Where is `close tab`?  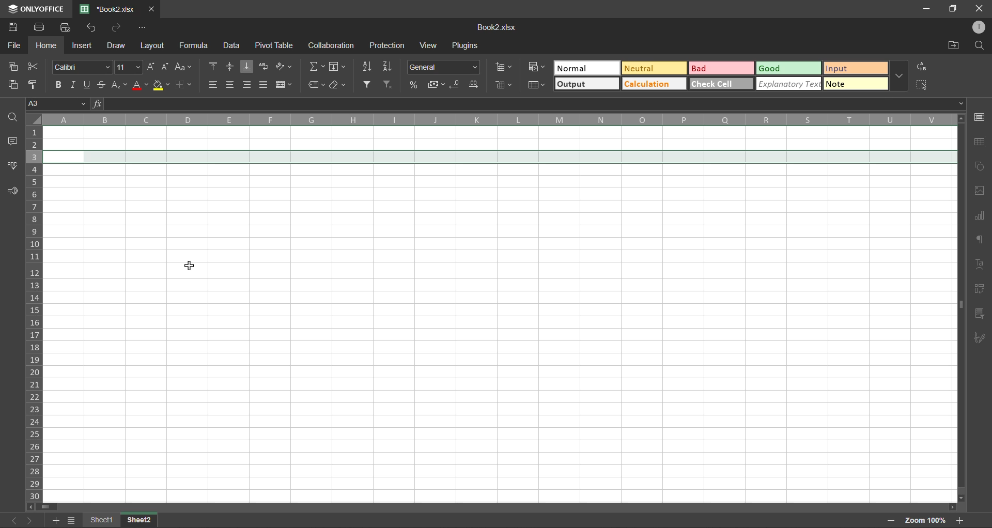 close tab is located at coordinates (153, 9).